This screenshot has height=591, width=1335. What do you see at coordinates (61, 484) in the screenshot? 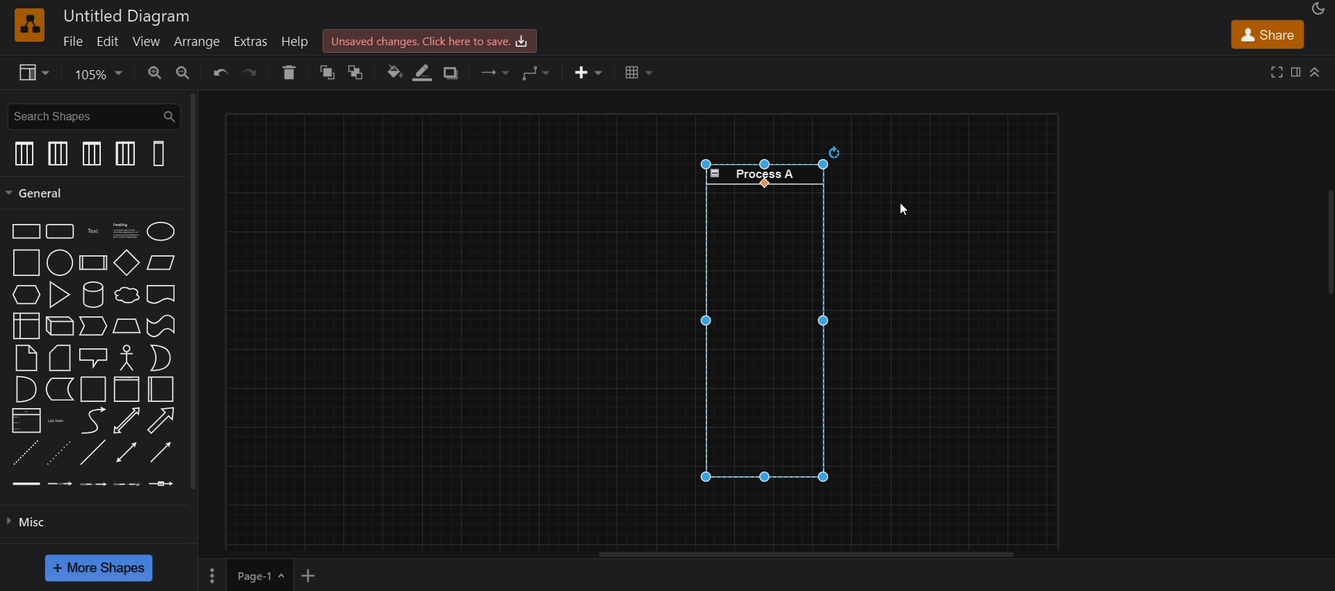
I see `connector with label` at bounding box center [61, 484].